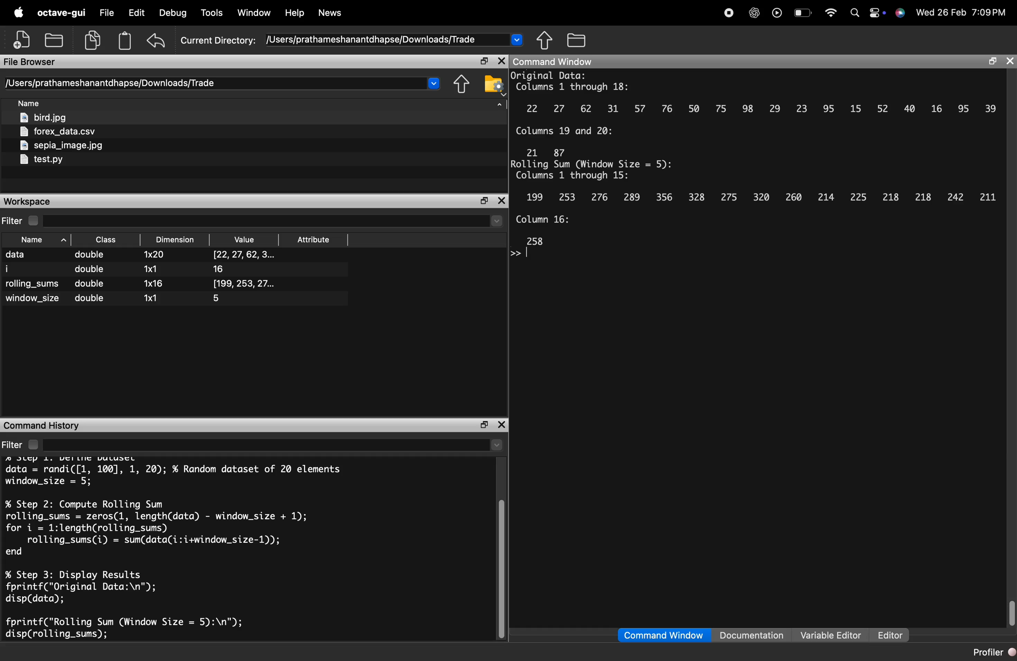  What do you see at coordinates (80, 141) in the screenshot?
I see `files` at bounding box center [80, 141].